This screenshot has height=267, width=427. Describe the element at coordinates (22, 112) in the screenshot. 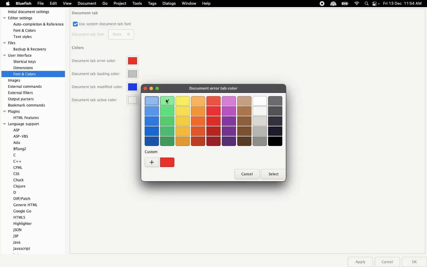

I see `Plugins` at that location.